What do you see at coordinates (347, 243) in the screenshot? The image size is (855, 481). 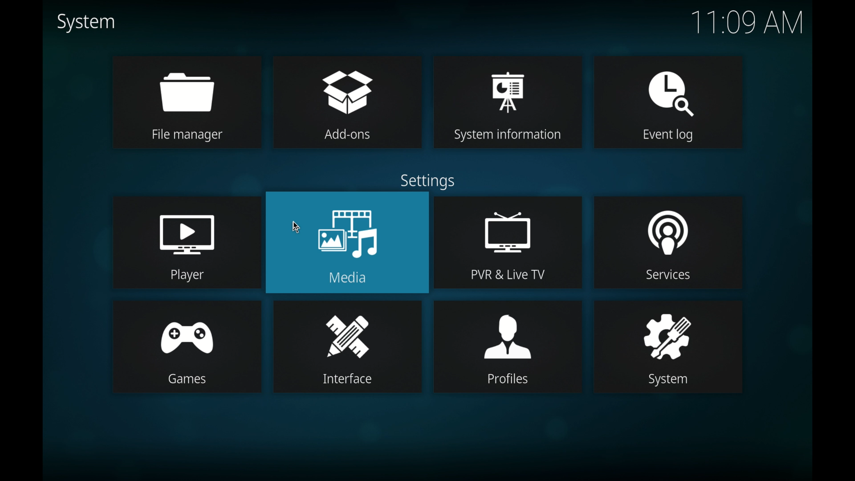 I see `media` at bounding box center [347, 243].